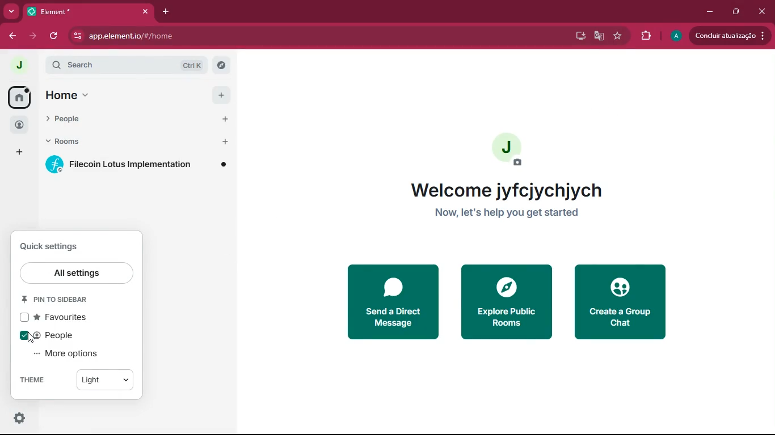 The width and height of the screenshot is (775, 435). Describe the element at coordinates (599, 36) in the screenshot. I see `google translate` at that location.